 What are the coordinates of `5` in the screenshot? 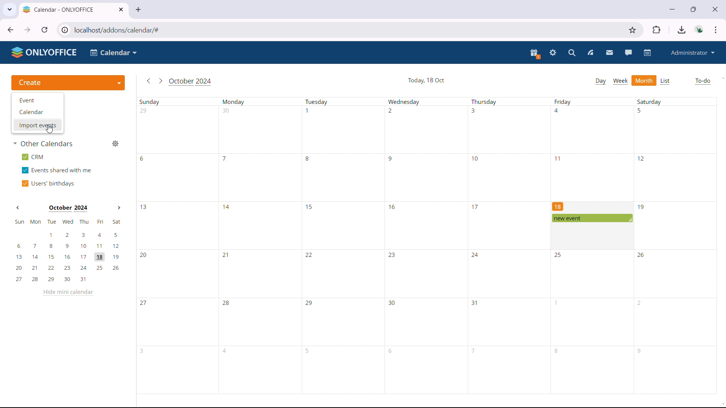 It's located at (309, 351).